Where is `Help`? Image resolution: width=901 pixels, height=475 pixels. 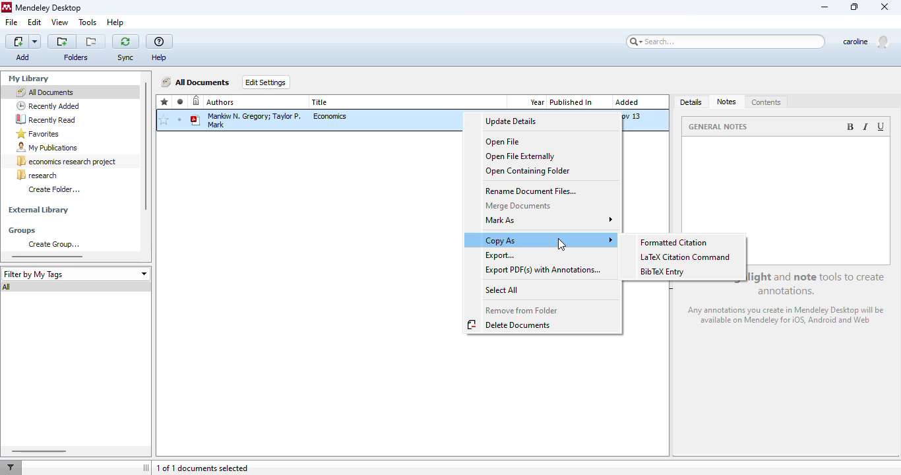
Help is located at coordinates (162, 57).